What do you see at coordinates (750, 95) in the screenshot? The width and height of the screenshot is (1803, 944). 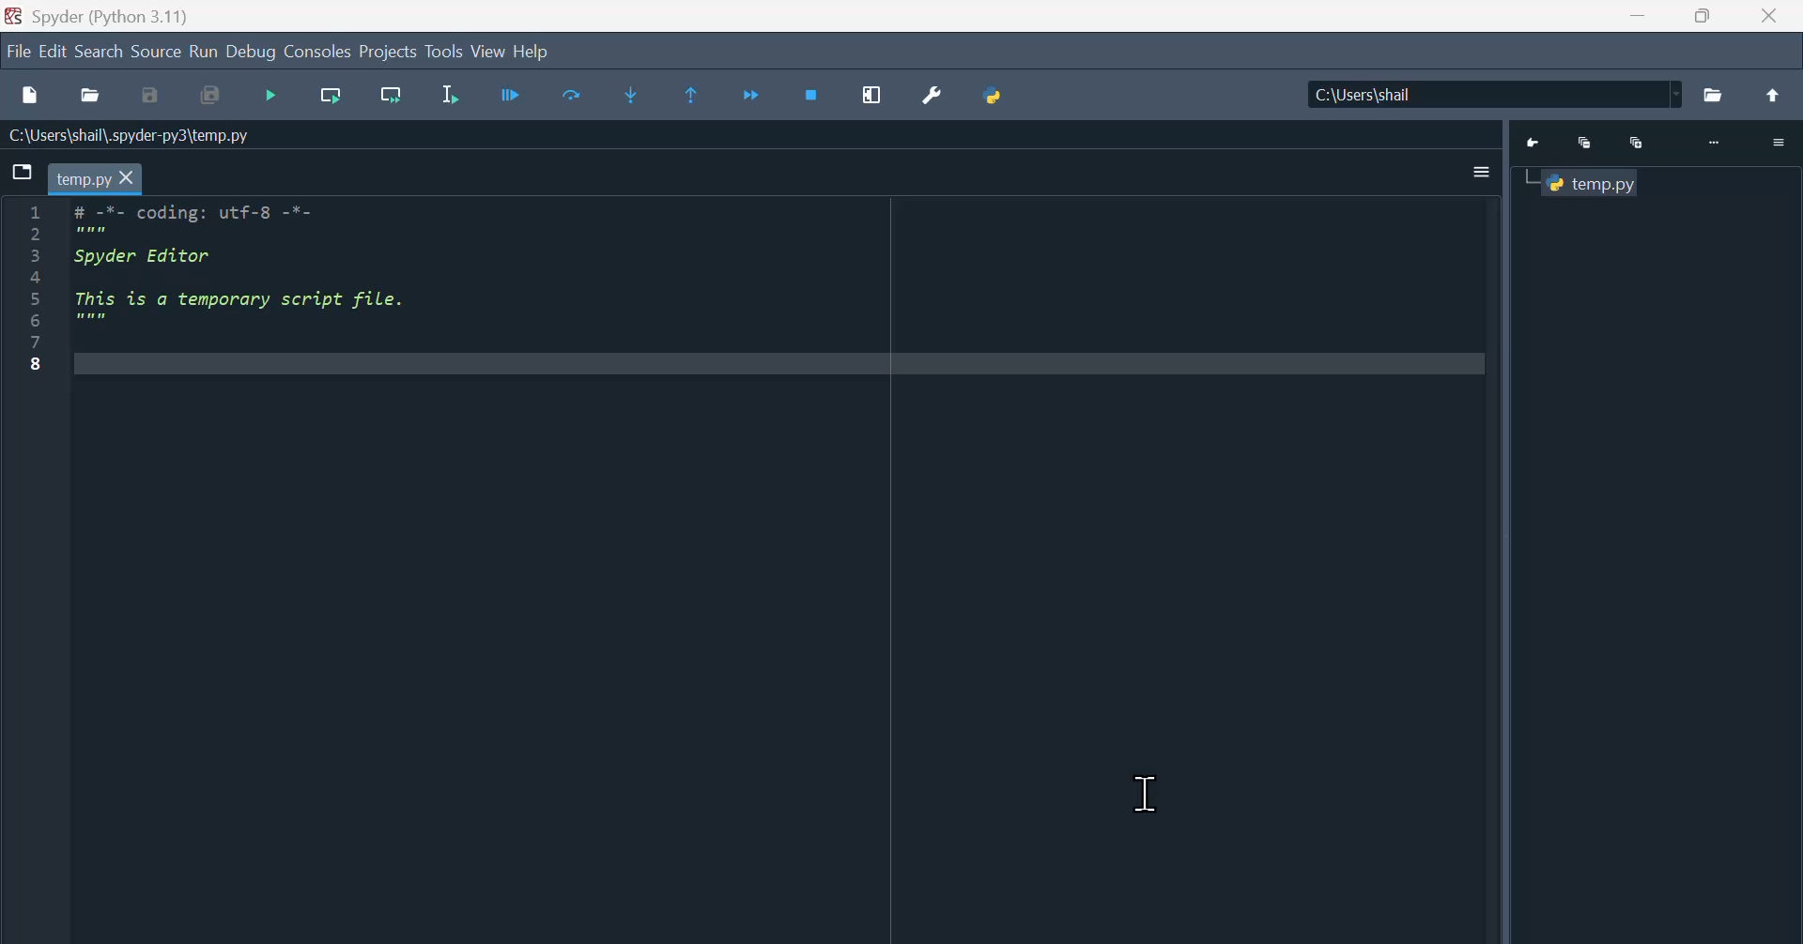 I see `Continue execution until next function` at bounding box center [750, 95].